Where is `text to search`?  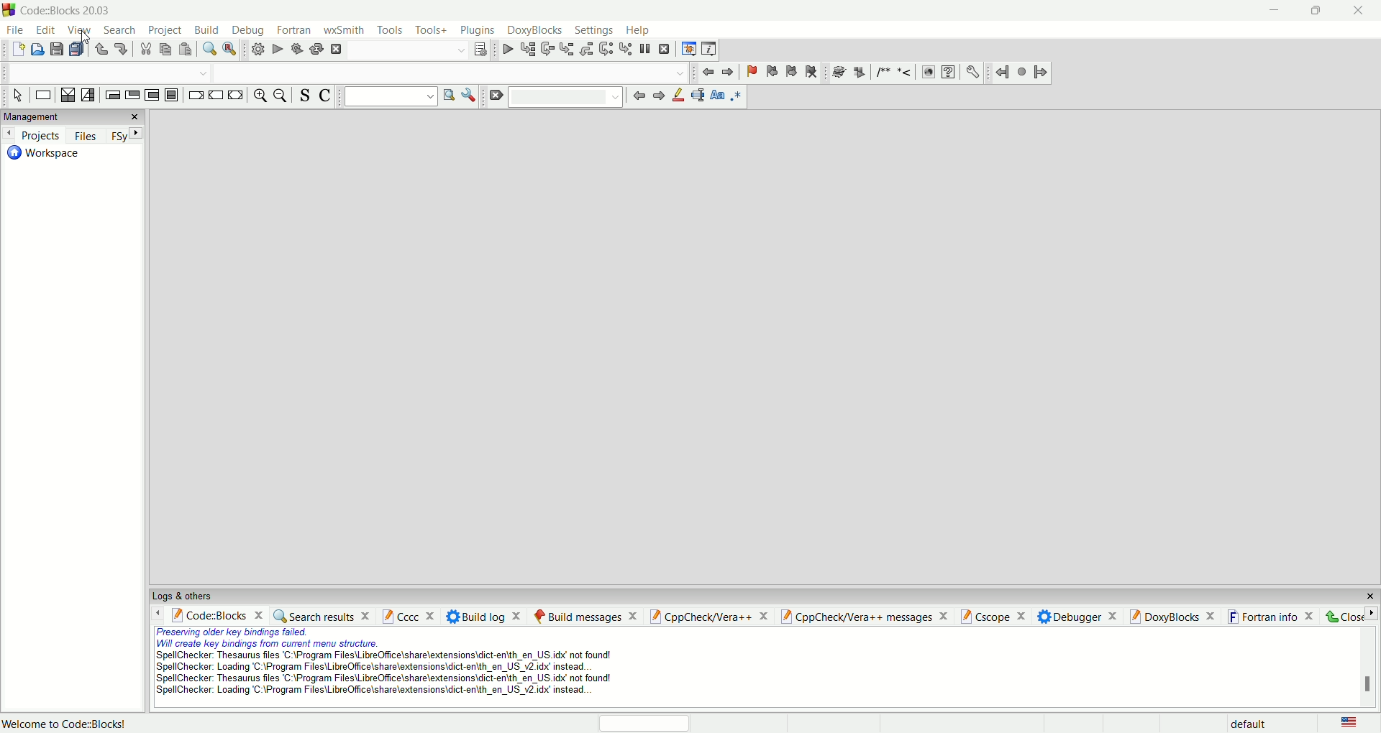 text to search is located at coordinates (390, 98).